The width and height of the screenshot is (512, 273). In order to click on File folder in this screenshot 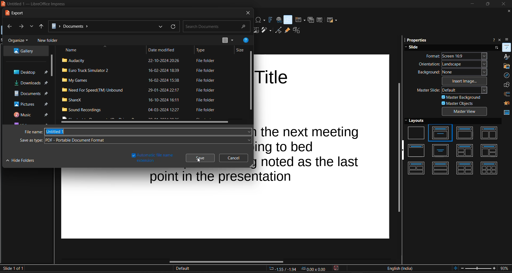, I will do `click(206, 89)`.